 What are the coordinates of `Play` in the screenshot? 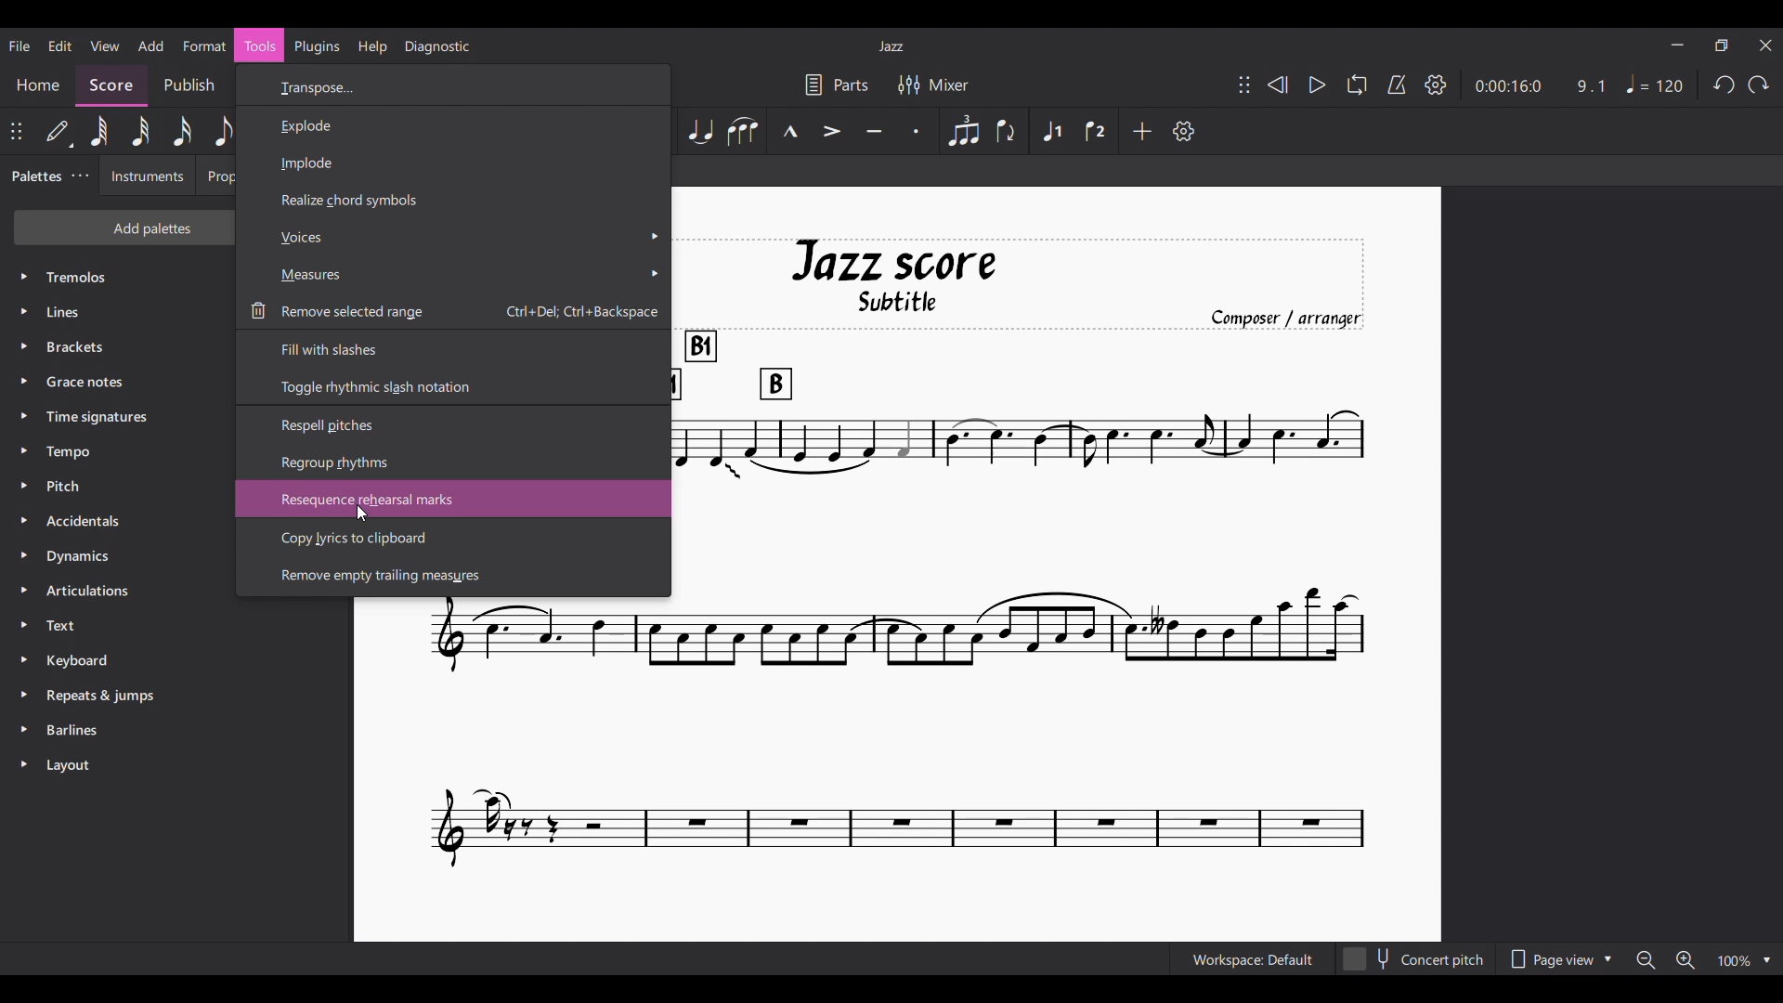 It's located at (1318, 85).